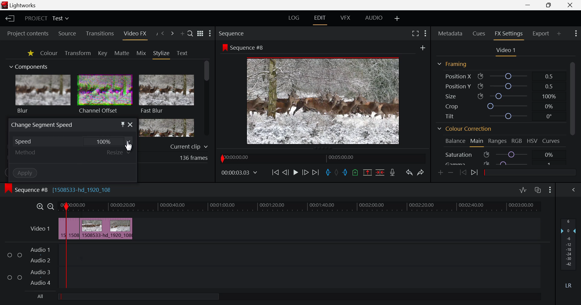 The width and height of the screenshot is (581, 305). Describe the element at coordinates (40, 230) in the screenshot. I see `Video Layer` at that location.